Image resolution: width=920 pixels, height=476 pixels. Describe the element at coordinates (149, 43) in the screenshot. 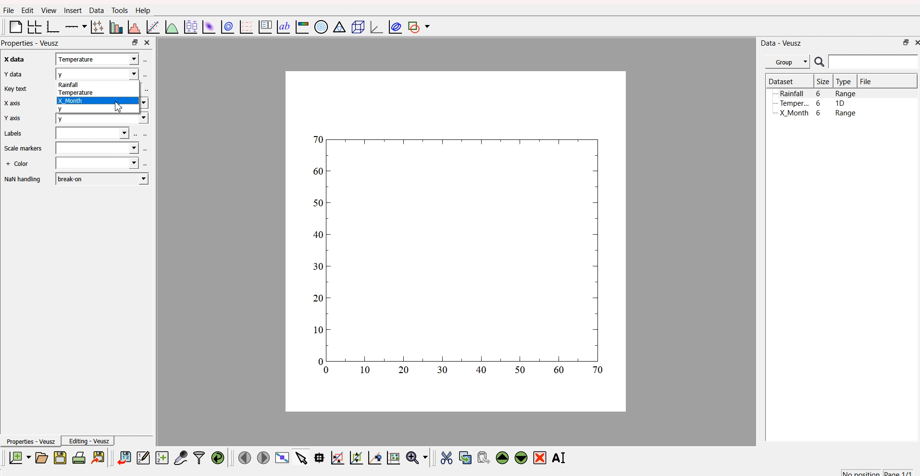

I see `close` at that location.